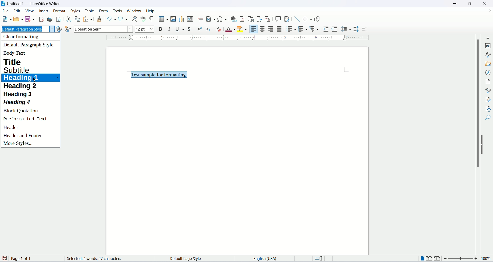 The width and height of the screenshot is (493, 262). I want to click on sidebar, so click(488, 38).